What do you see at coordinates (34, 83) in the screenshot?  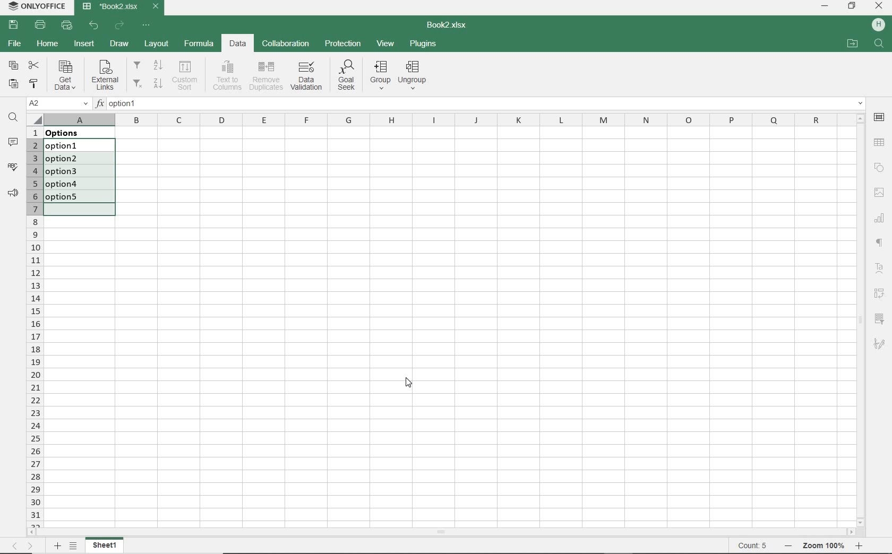 I see `COPY STYLE` at bounding box center [34, 83].